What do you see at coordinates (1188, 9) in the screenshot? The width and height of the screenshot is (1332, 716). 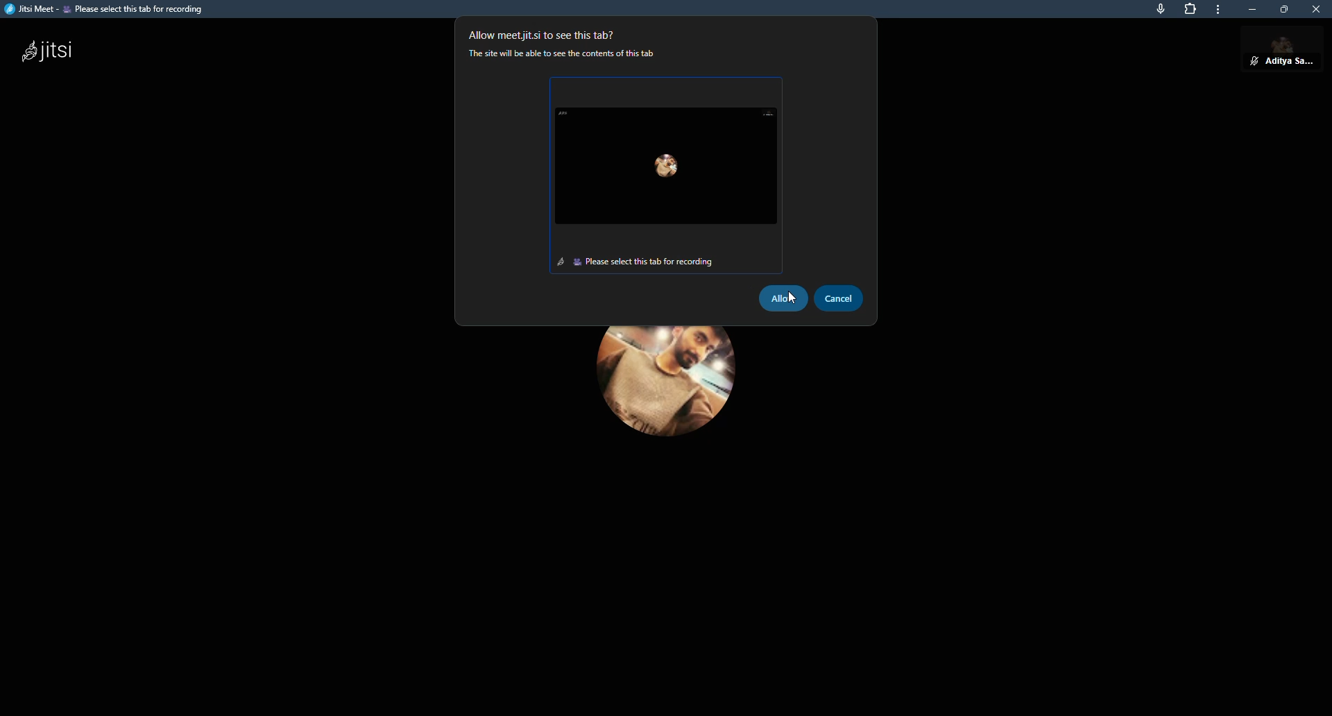 I see `extensions` at bounding box center [1188, 9].